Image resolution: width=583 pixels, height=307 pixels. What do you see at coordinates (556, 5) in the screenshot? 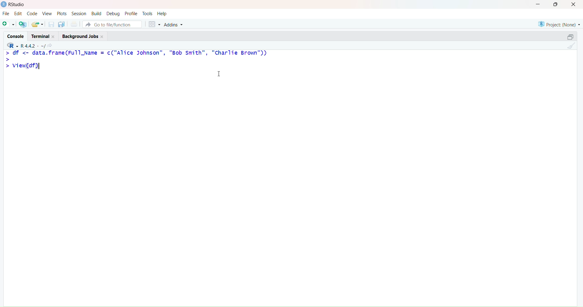
I see `Maximize` at bounding box center [556, 5].